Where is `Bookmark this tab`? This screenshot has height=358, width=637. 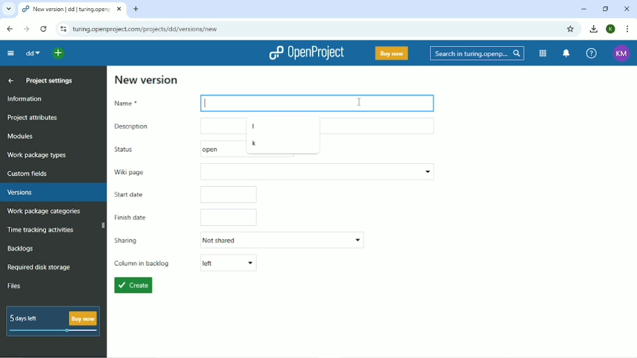
Bookmark this tab is located at coordinates (570, 29).